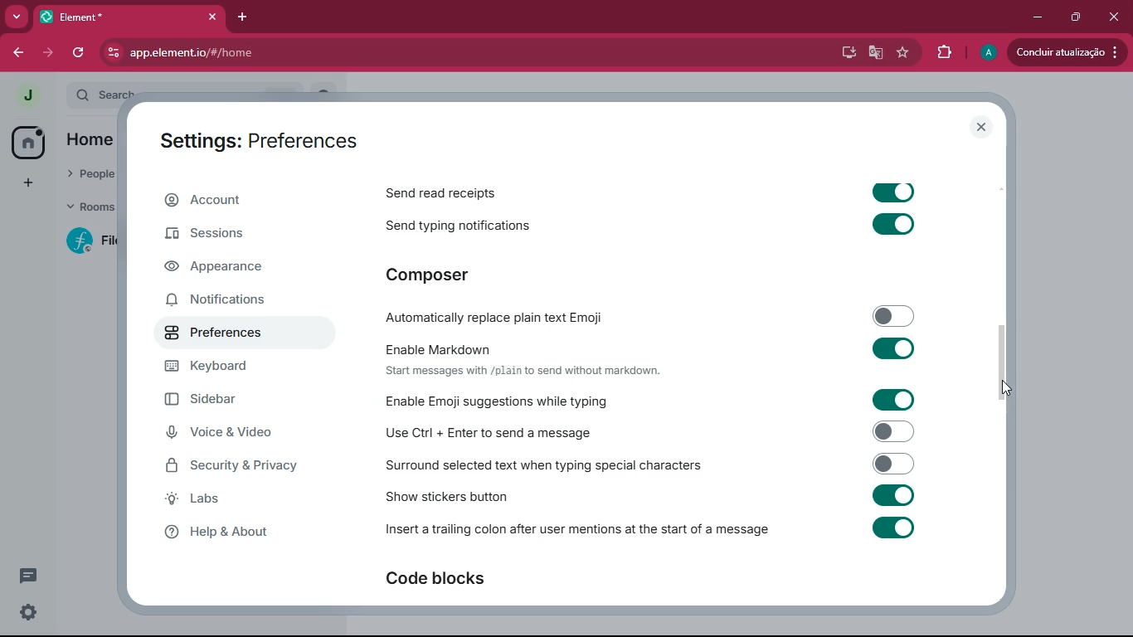  I want to click on conduir atualizacao, so click(1065, 53).